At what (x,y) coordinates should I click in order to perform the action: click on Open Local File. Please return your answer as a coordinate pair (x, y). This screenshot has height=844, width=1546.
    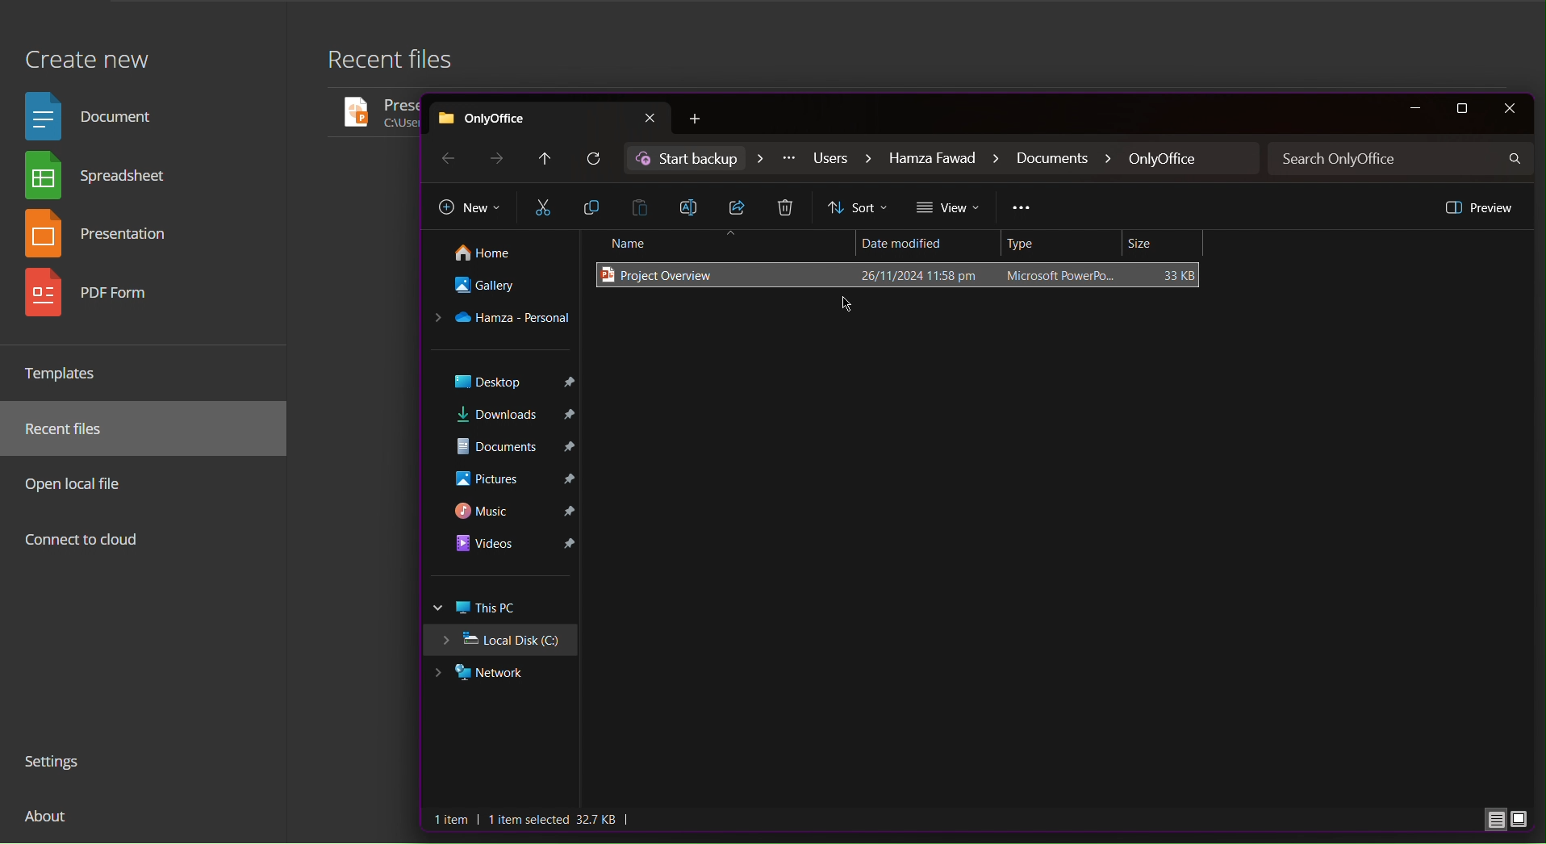
    Looking at the image, I should click on (79, 483).